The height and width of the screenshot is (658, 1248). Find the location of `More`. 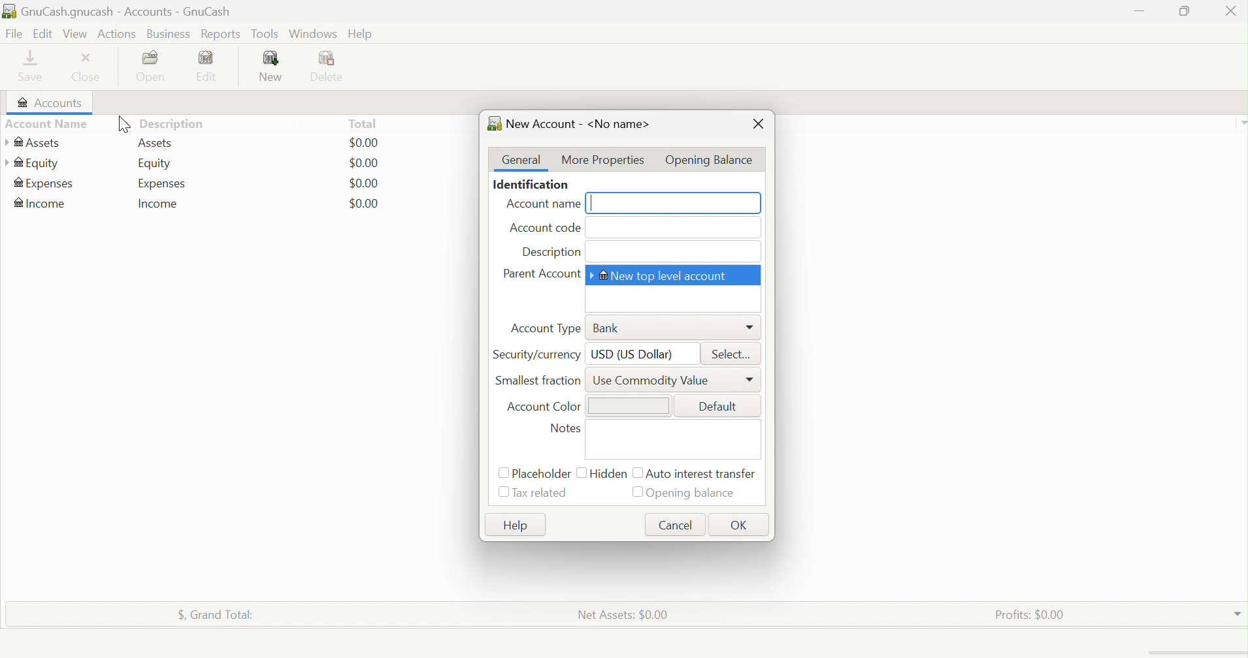

More is located at coordinates (751, 328).